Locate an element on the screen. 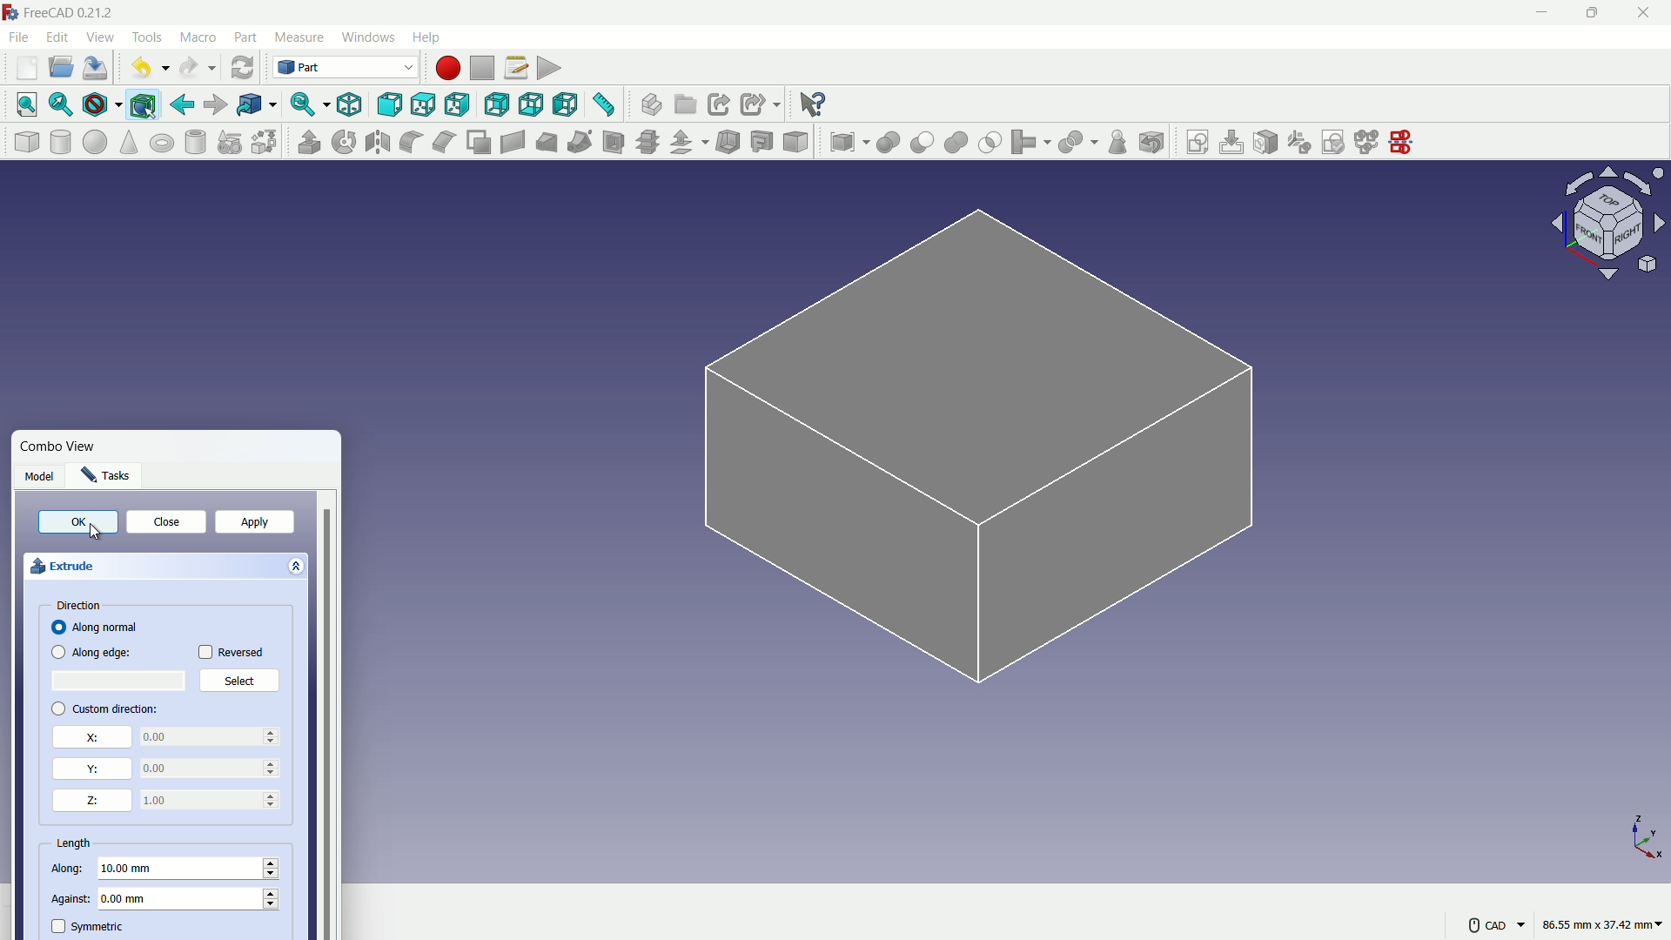  Select is located at coordinates (239, 681).